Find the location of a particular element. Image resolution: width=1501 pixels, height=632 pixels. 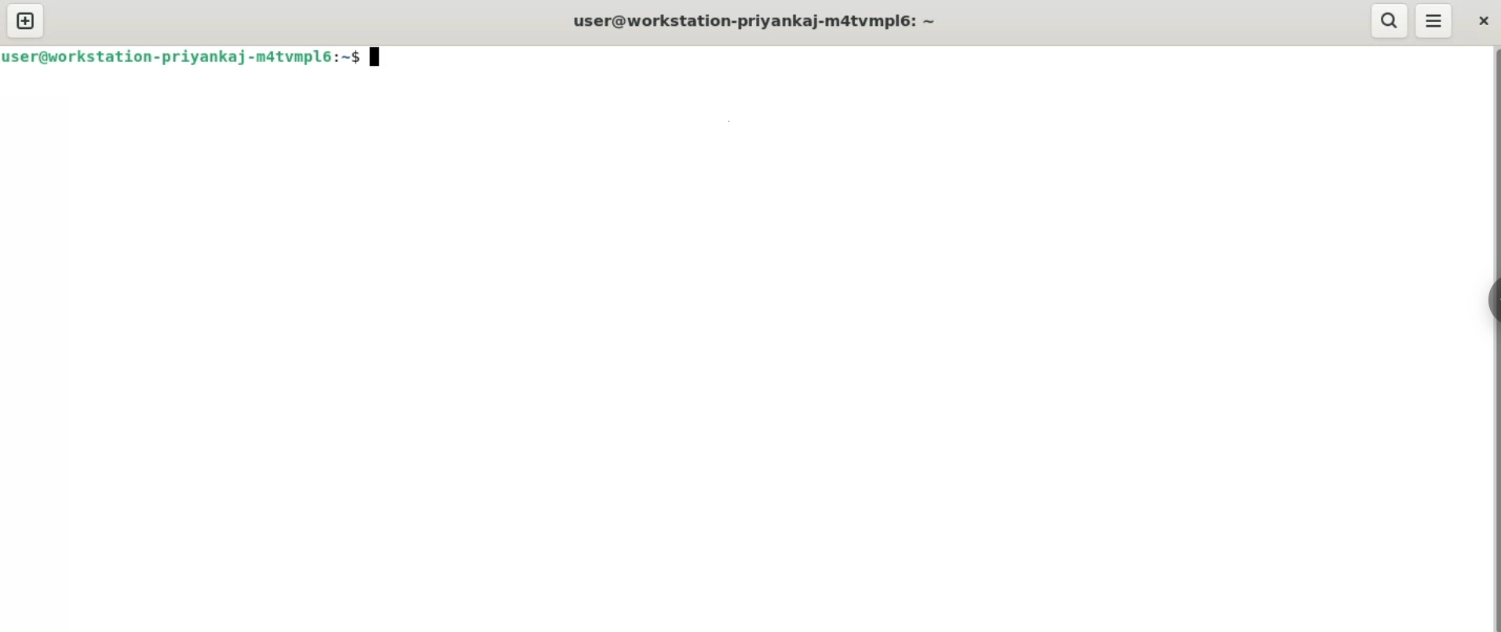

search is located at coordinates (1388, 20).